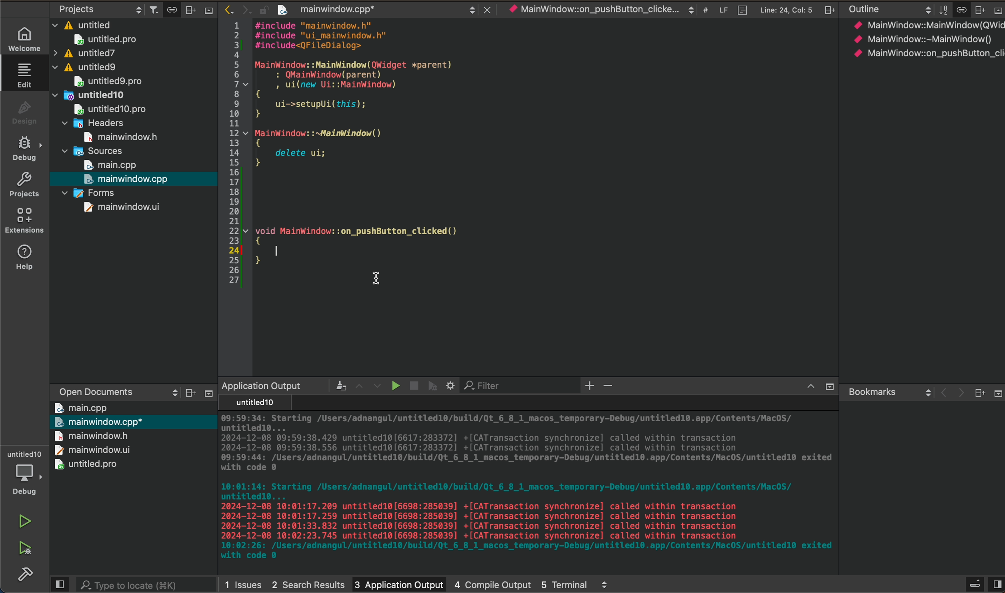 The width and height of the screenshot is (1005, 593). I want to click on untitled10, so click(252, 403).